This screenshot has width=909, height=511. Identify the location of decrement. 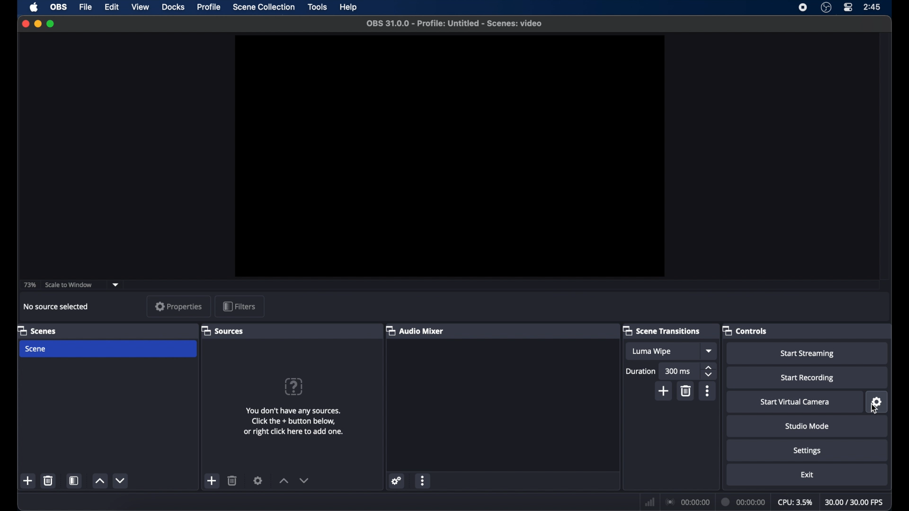
(304, 480).